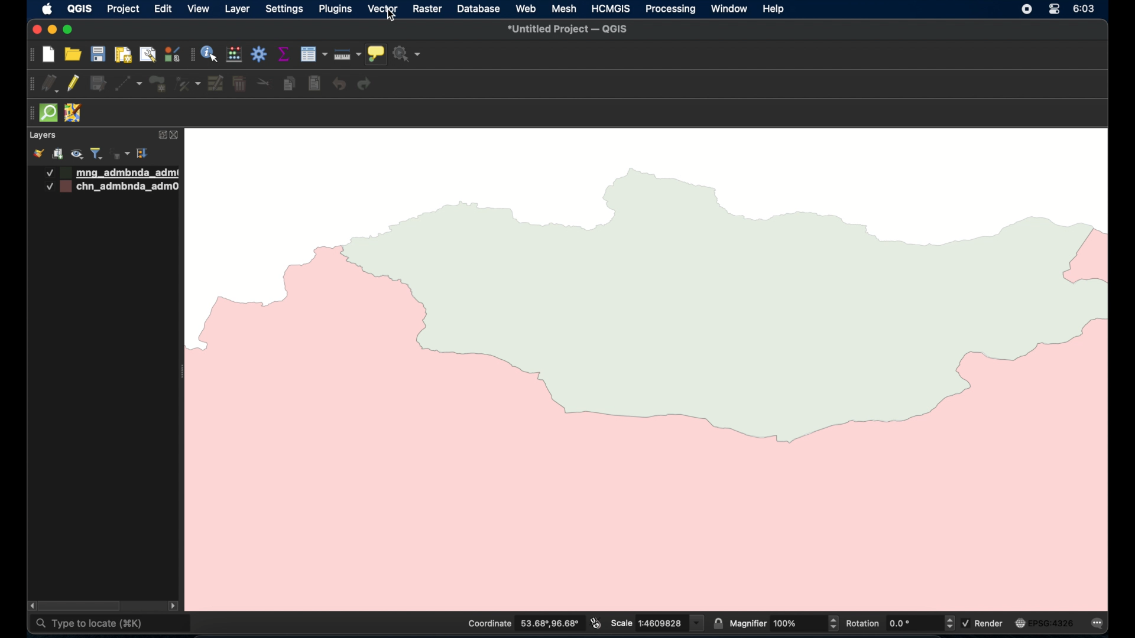 This screenshot has height=638, width=1135. Describe the element at coordinates (99, 84) in the screenshot. I see `save edits` at that location.